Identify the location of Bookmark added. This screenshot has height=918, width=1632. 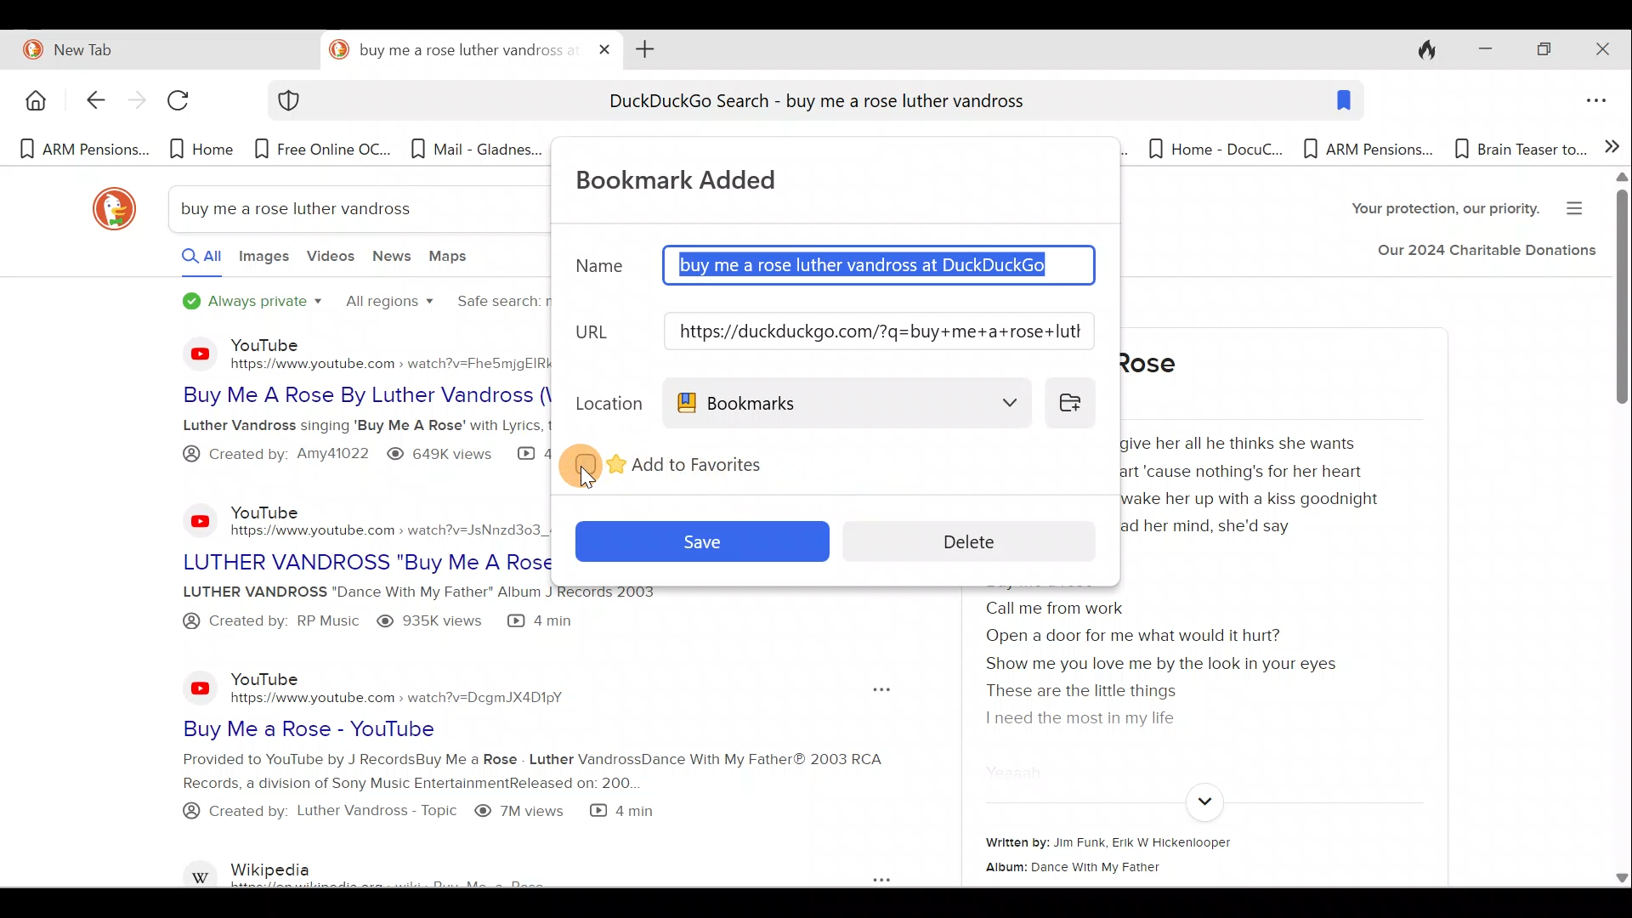
(695, 178).